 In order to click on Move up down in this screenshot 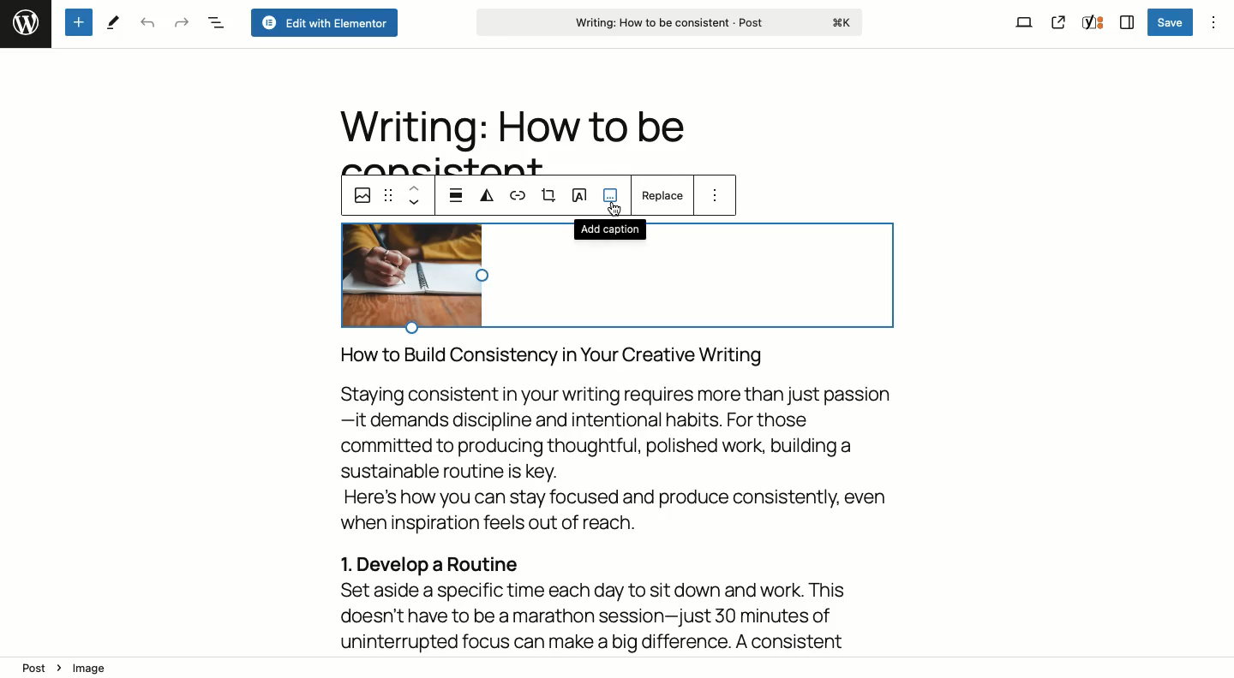, I will do `click(416, 196)`.